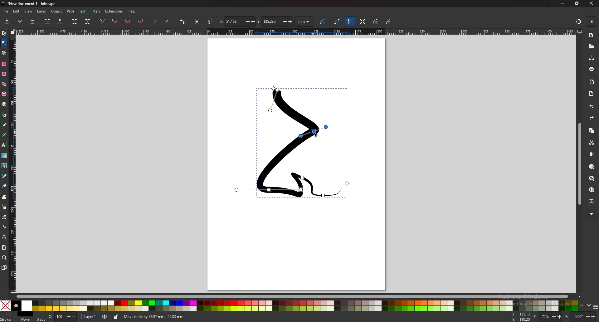 This screenshot has width=599, height=322. Describe the element at coordinates (363, 22) in the screenshot. I see `show transformation handles` at that location.